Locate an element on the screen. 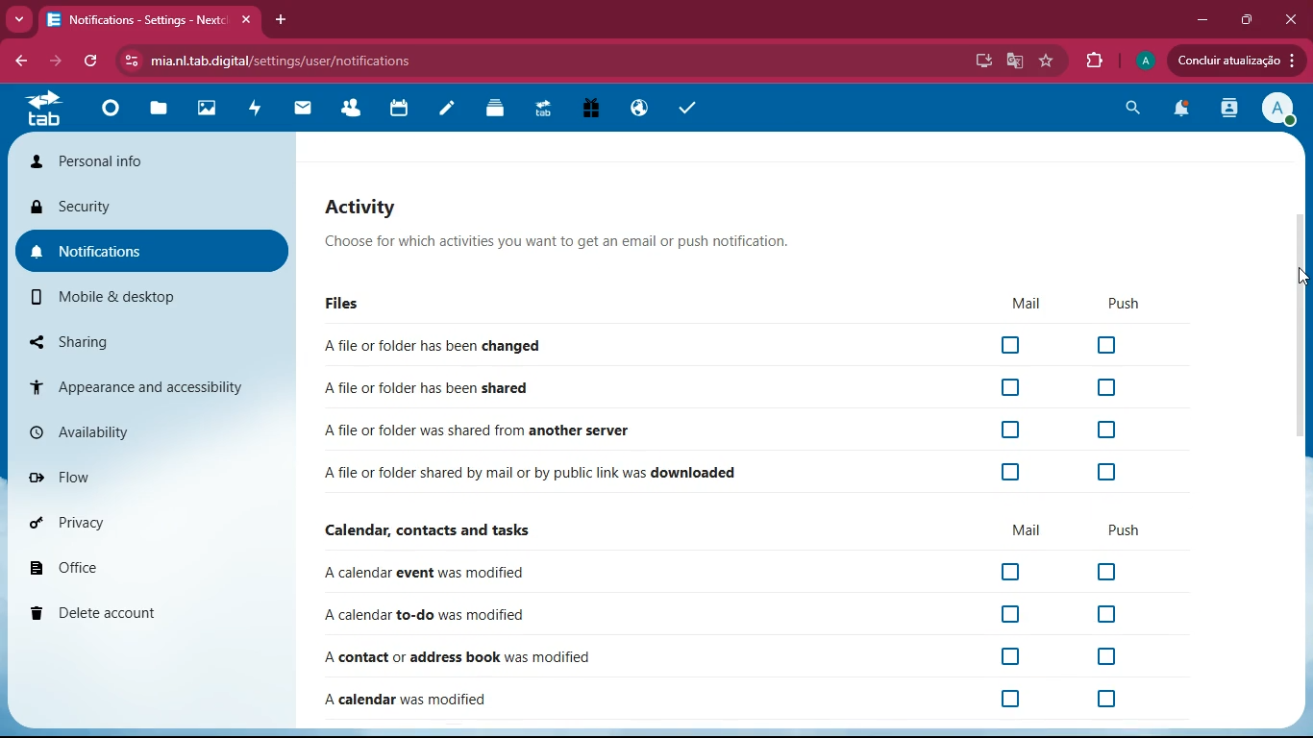 The width and height of the screenshot is (1313, 738). close is located at coordinates (1294, 19).